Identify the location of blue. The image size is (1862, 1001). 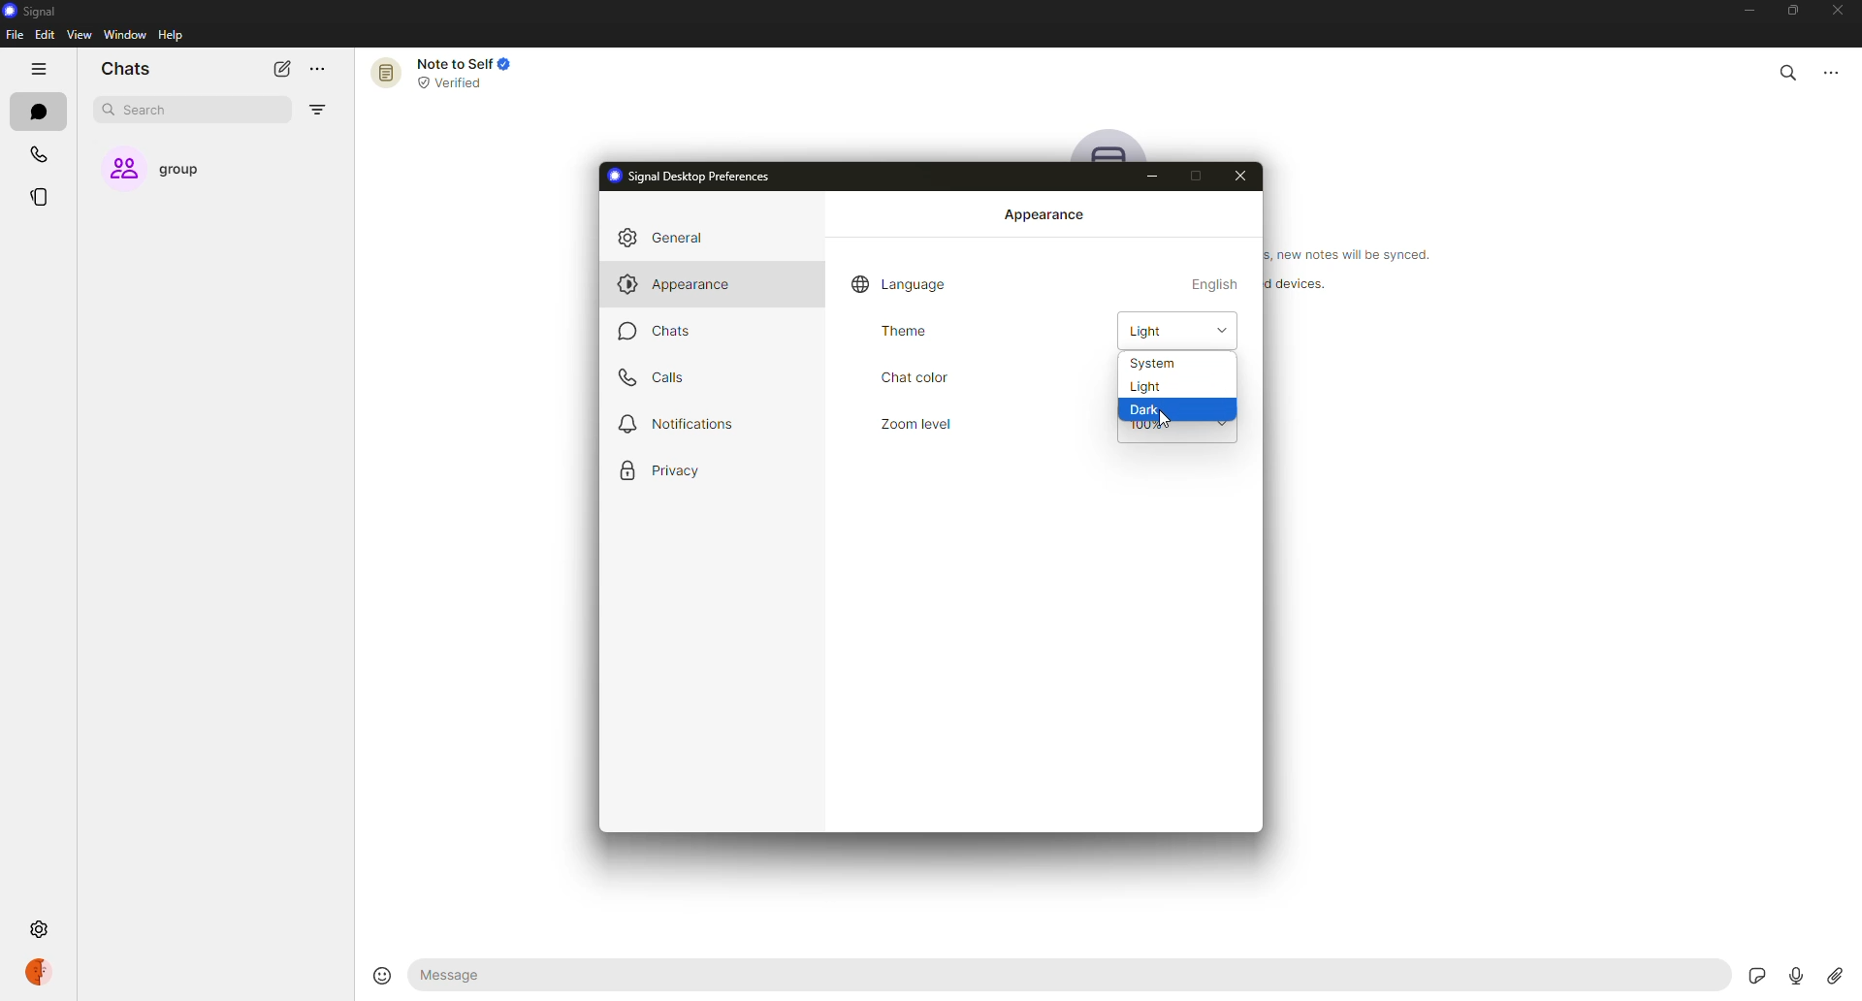
(1218, 374).